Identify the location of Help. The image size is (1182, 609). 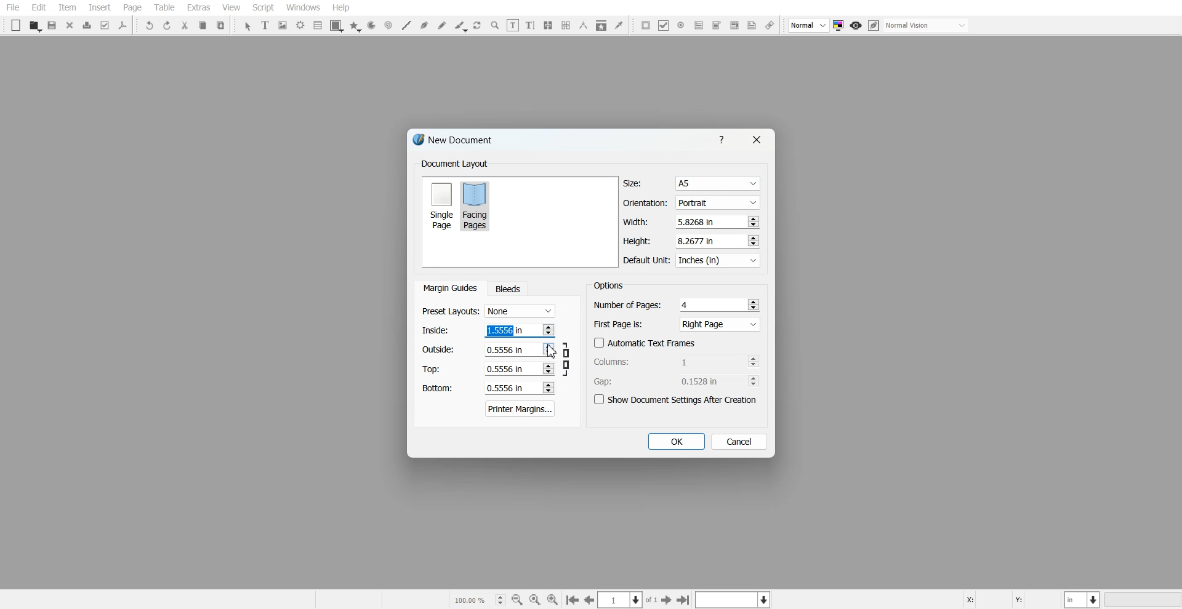
(340, 7).